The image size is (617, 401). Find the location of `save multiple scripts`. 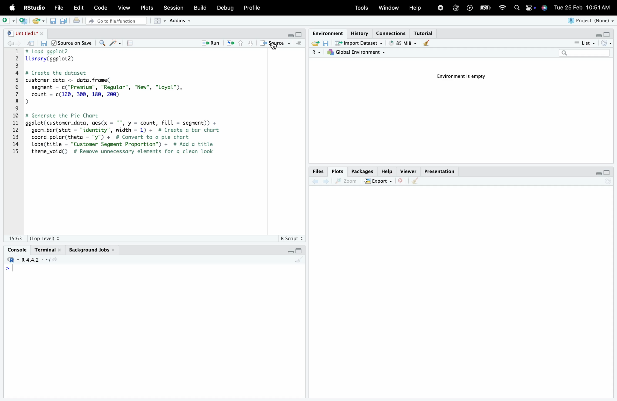

save multiple scripts is located at coordinates (65, 23).